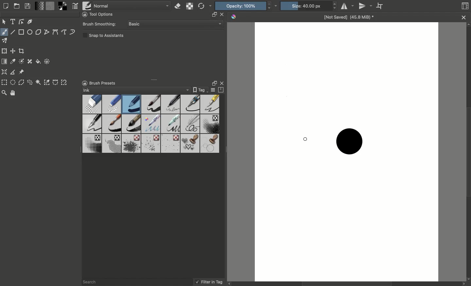  What do you see at coordinates (4, 21) in the screenshot?
I see `Move` at bounding box center [4, 21].